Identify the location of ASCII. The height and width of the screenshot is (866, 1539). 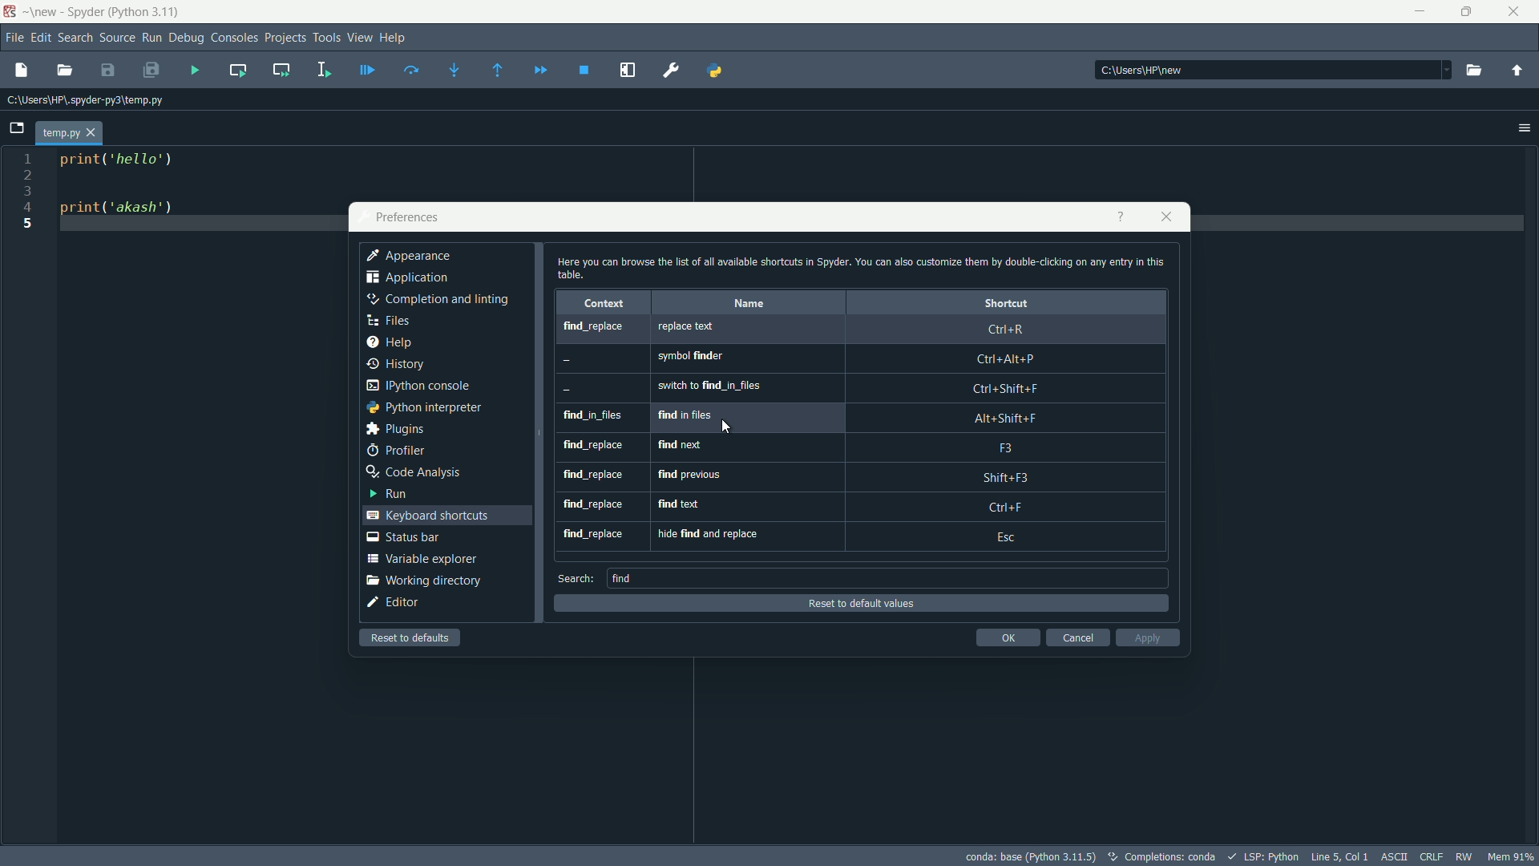
(1396, 856).